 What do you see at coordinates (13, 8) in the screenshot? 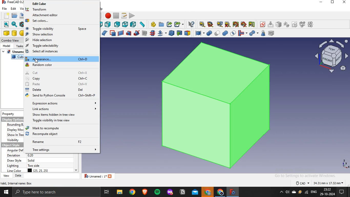
I see `edit` at bounding box center [13, 8].